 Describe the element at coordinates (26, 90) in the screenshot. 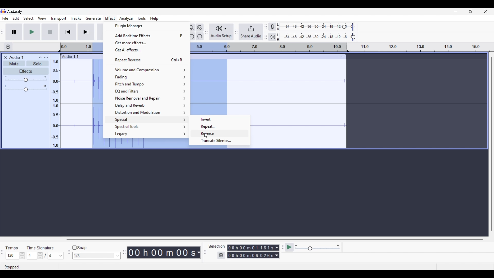

I see `Pan` at that location.